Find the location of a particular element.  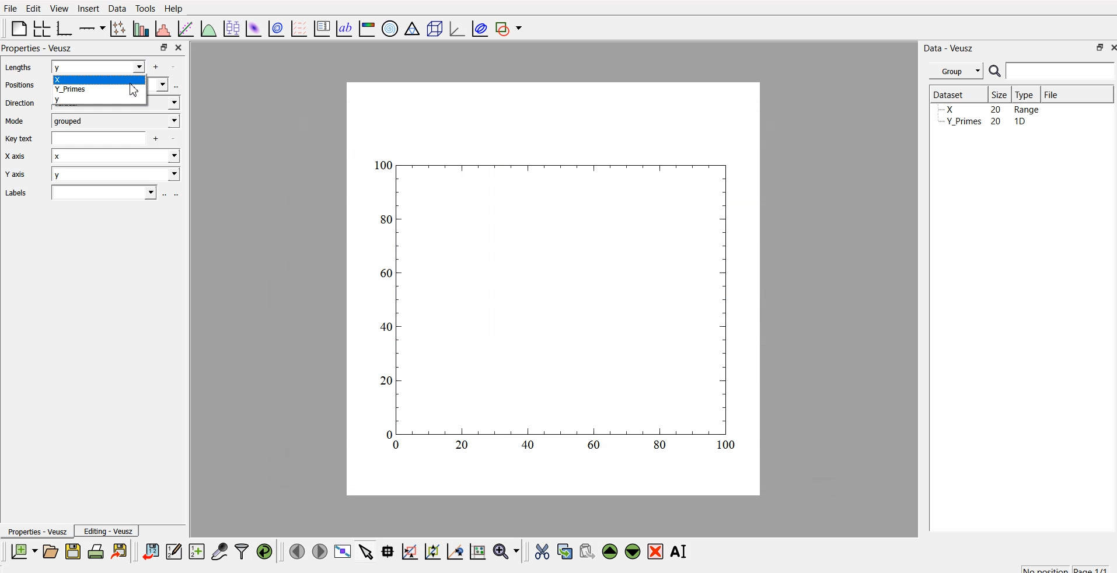

remove the selected widget is located at coordinates (658, 551).